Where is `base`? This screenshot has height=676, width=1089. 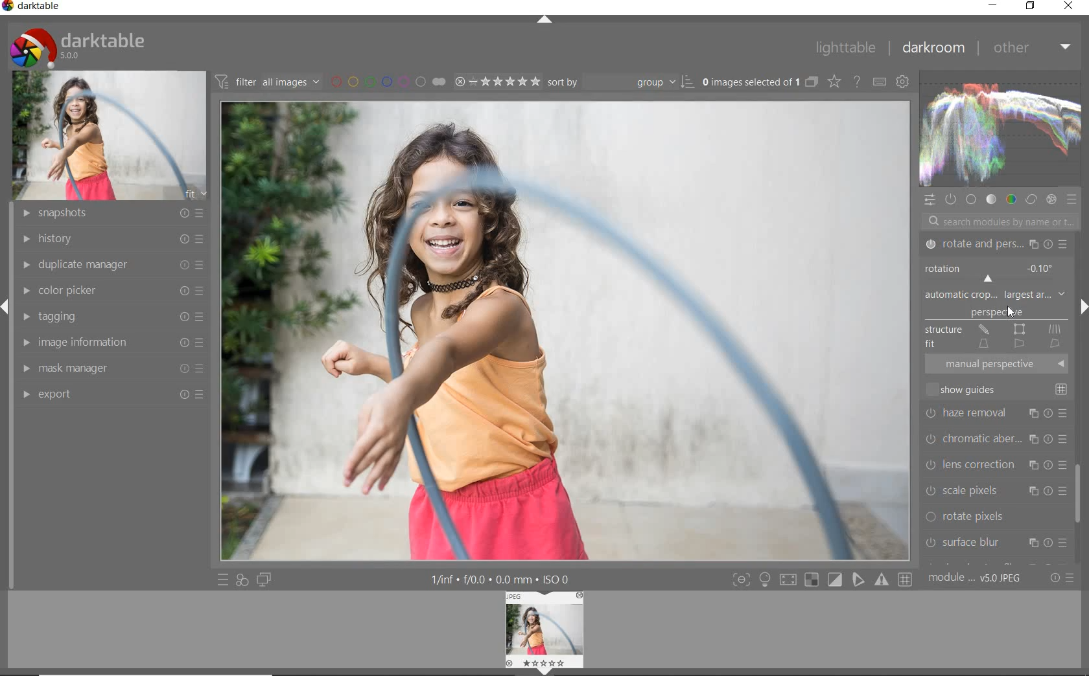
base is located at coordinates (971, 200).